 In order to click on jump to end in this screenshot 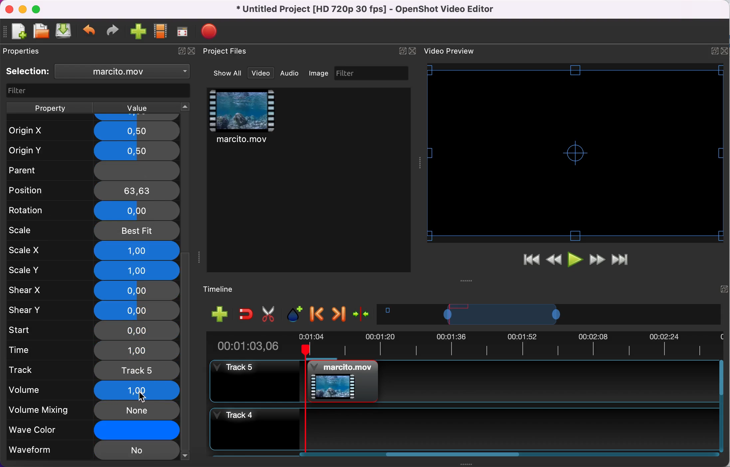, I will do `click(620, 260)`.